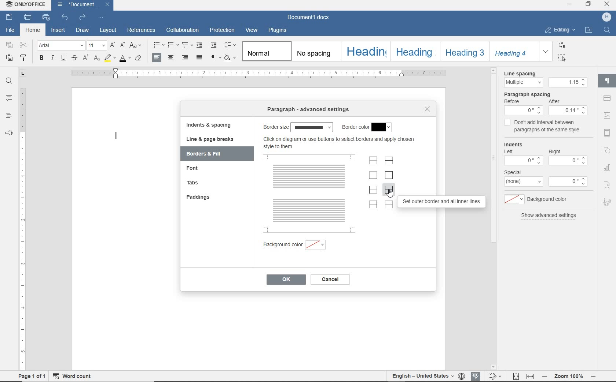 The width and height of the screenshot is (616, 382). What do you see at coordinates (302, 246) in the screenshot?
I see `background color` at bounding box center [302, 246].